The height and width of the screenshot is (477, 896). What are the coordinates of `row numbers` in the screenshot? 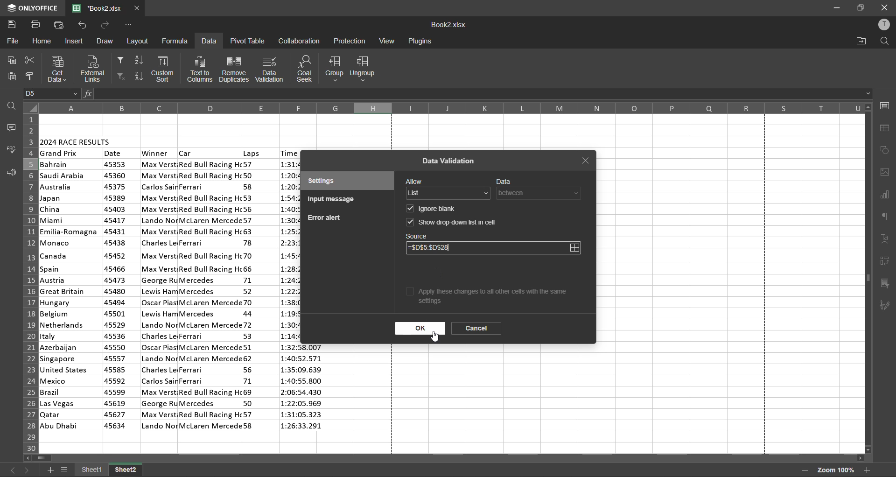 It's located at (28, 282).